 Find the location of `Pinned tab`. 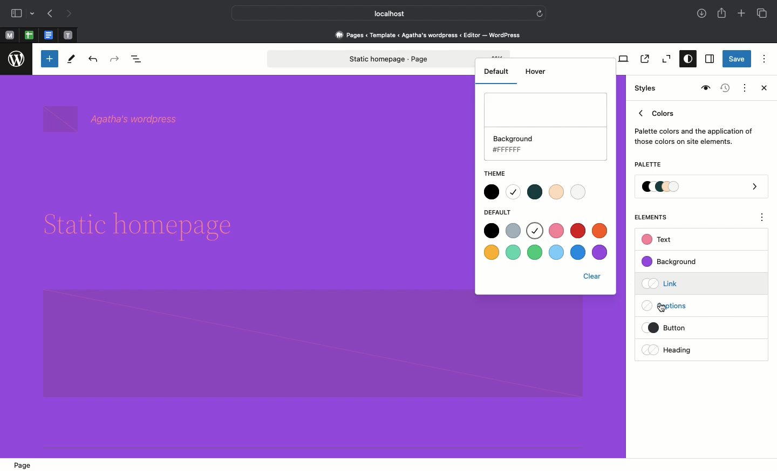

Pinned tab is located at coordinates (50, 36).